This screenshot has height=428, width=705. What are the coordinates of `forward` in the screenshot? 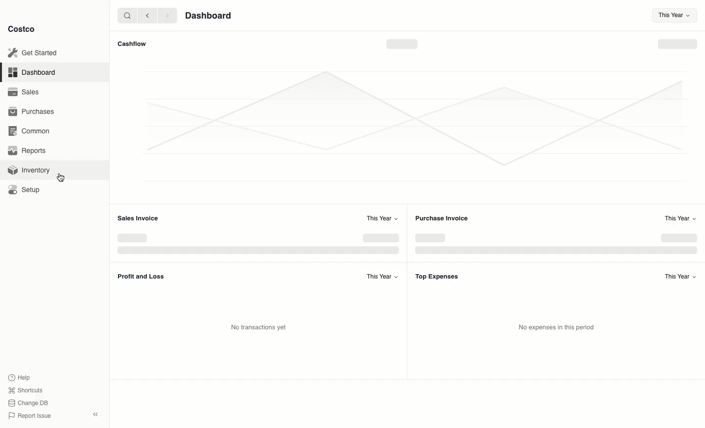 It's located at (165, 15).